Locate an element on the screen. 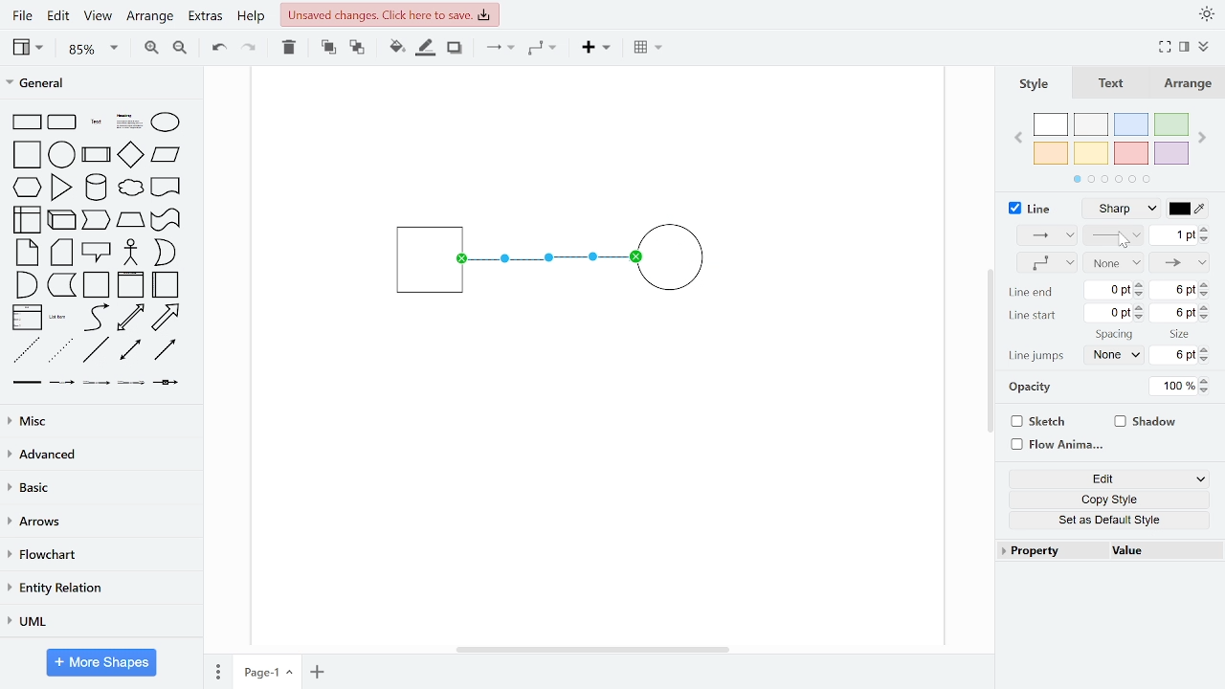 This screenshot has width=1225, height=689. line start is located at coordinates (1031, 315).